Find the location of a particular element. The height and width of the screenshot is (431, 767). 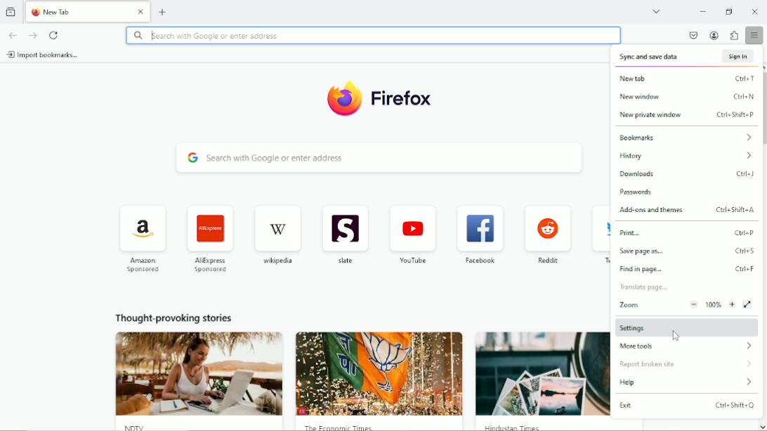

amazon is located at coordinates (143, 268).